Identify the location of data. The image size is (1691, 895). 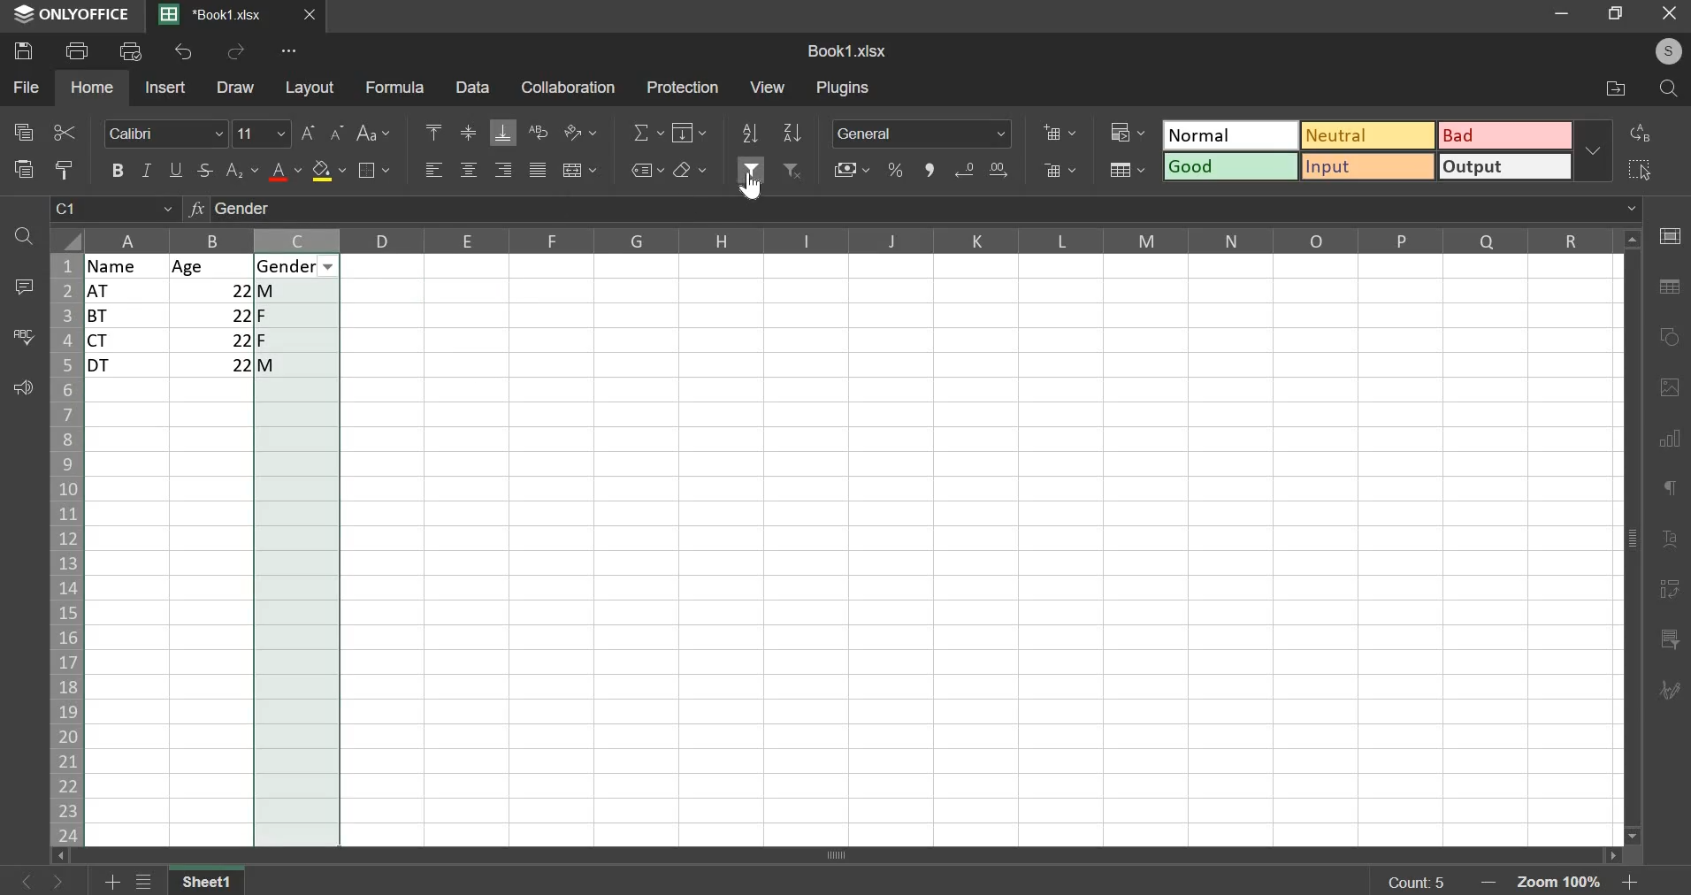
(471, 87).